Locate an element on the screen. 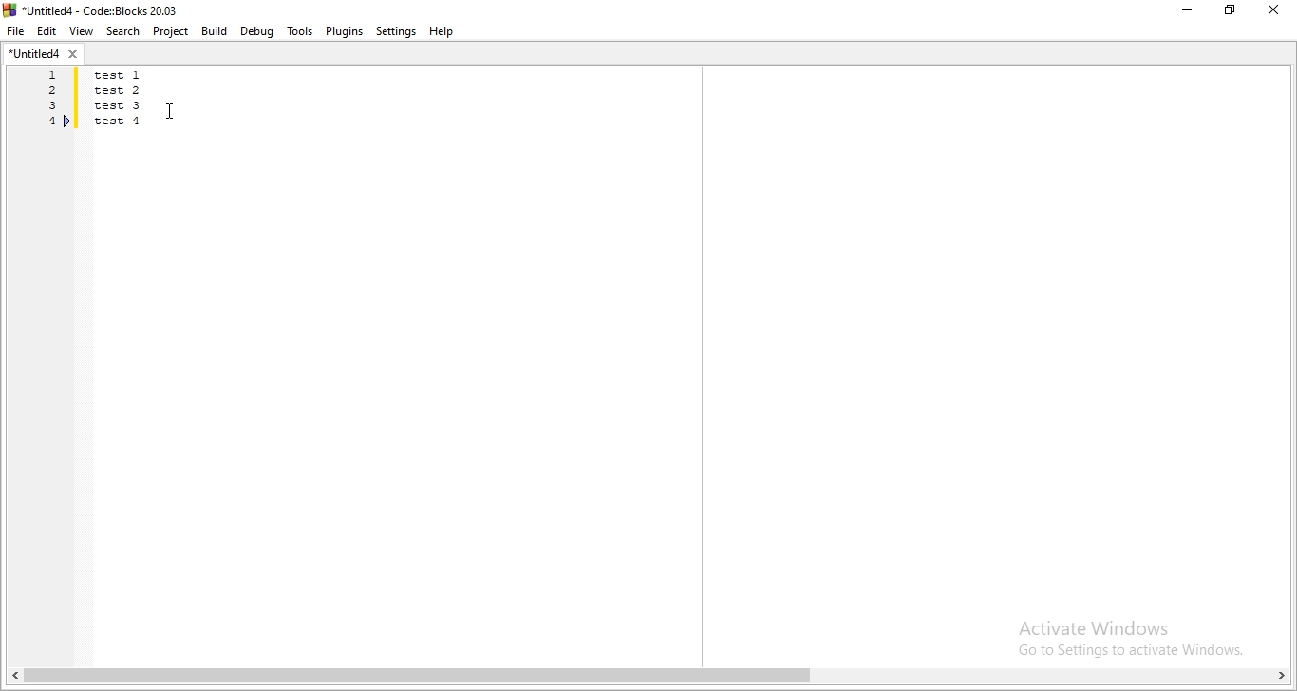 The height and width of the screenshot is (691, 1297). Edit  is located at coordinates (47, 31).